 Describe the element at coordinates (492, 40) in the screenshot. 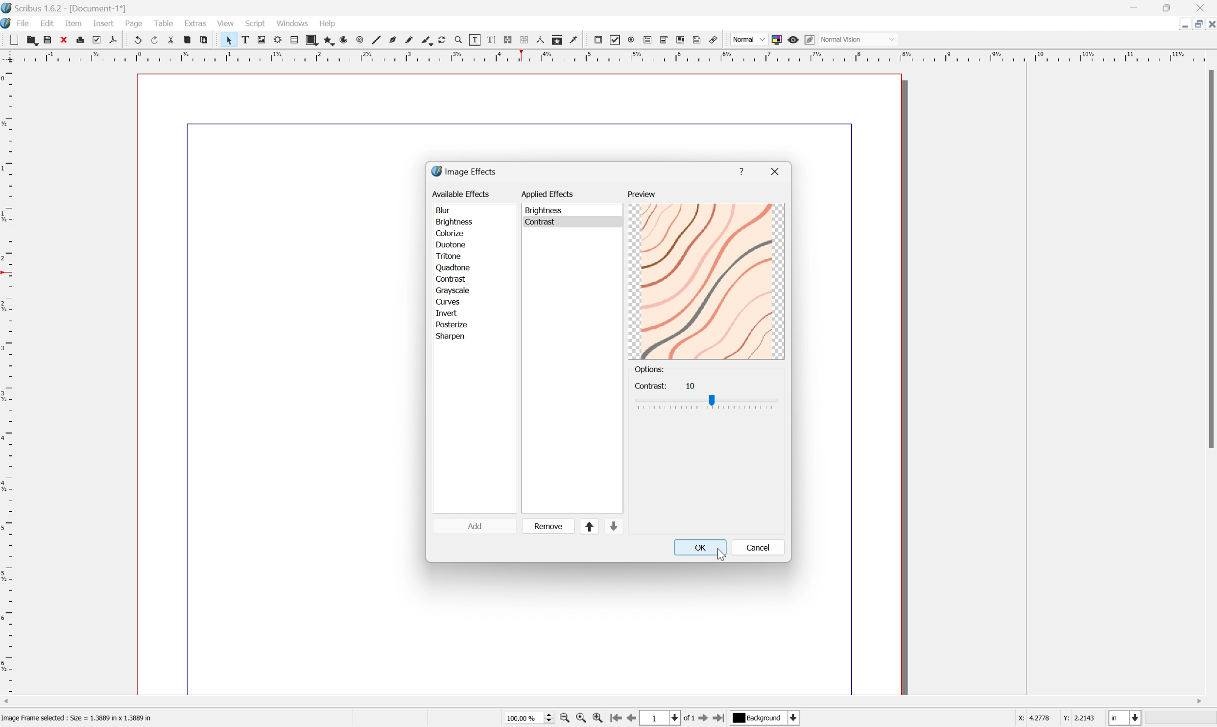

I see `Edit text with story editor` at that location.